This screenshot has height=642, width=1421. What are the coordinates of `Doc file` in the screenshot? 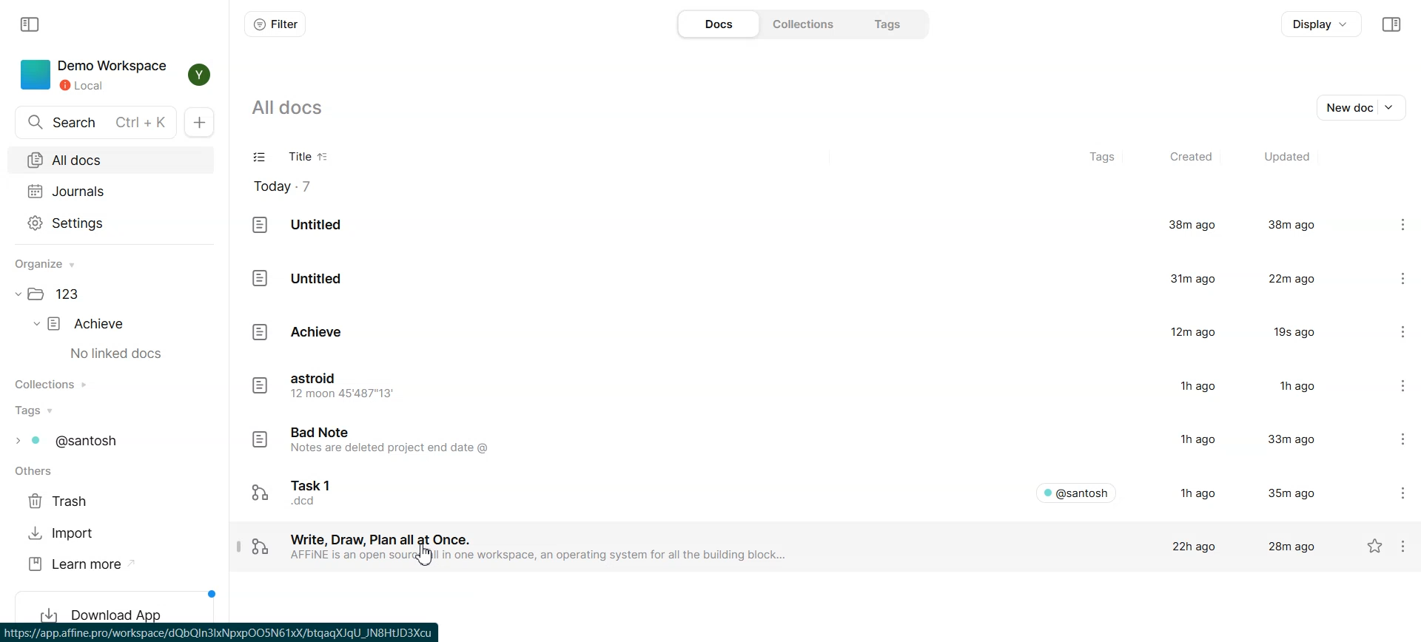 It's located at (796, 442).